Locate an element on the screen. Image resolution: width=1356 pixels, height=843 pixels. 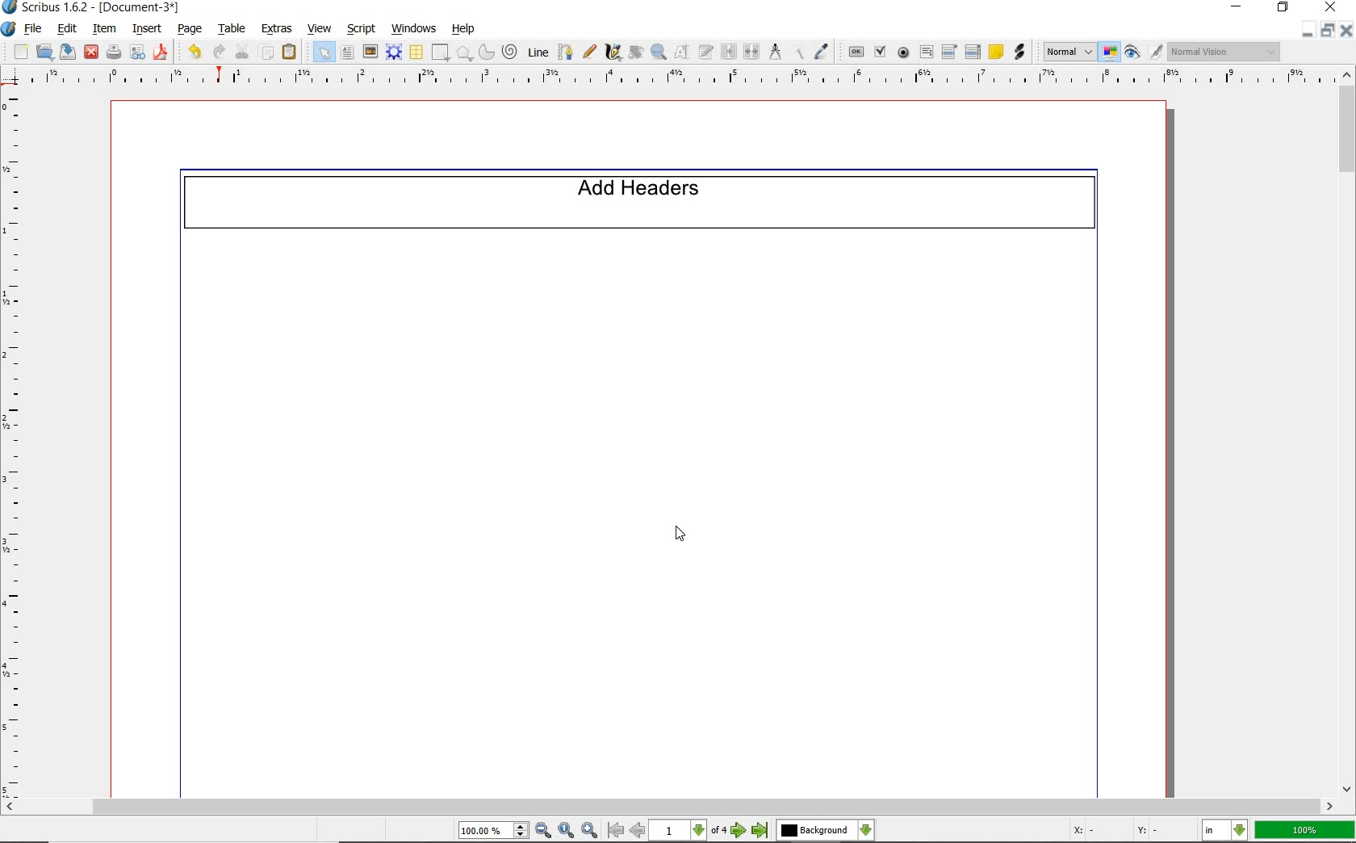
eye dropper is located at coordinates (823, 52).